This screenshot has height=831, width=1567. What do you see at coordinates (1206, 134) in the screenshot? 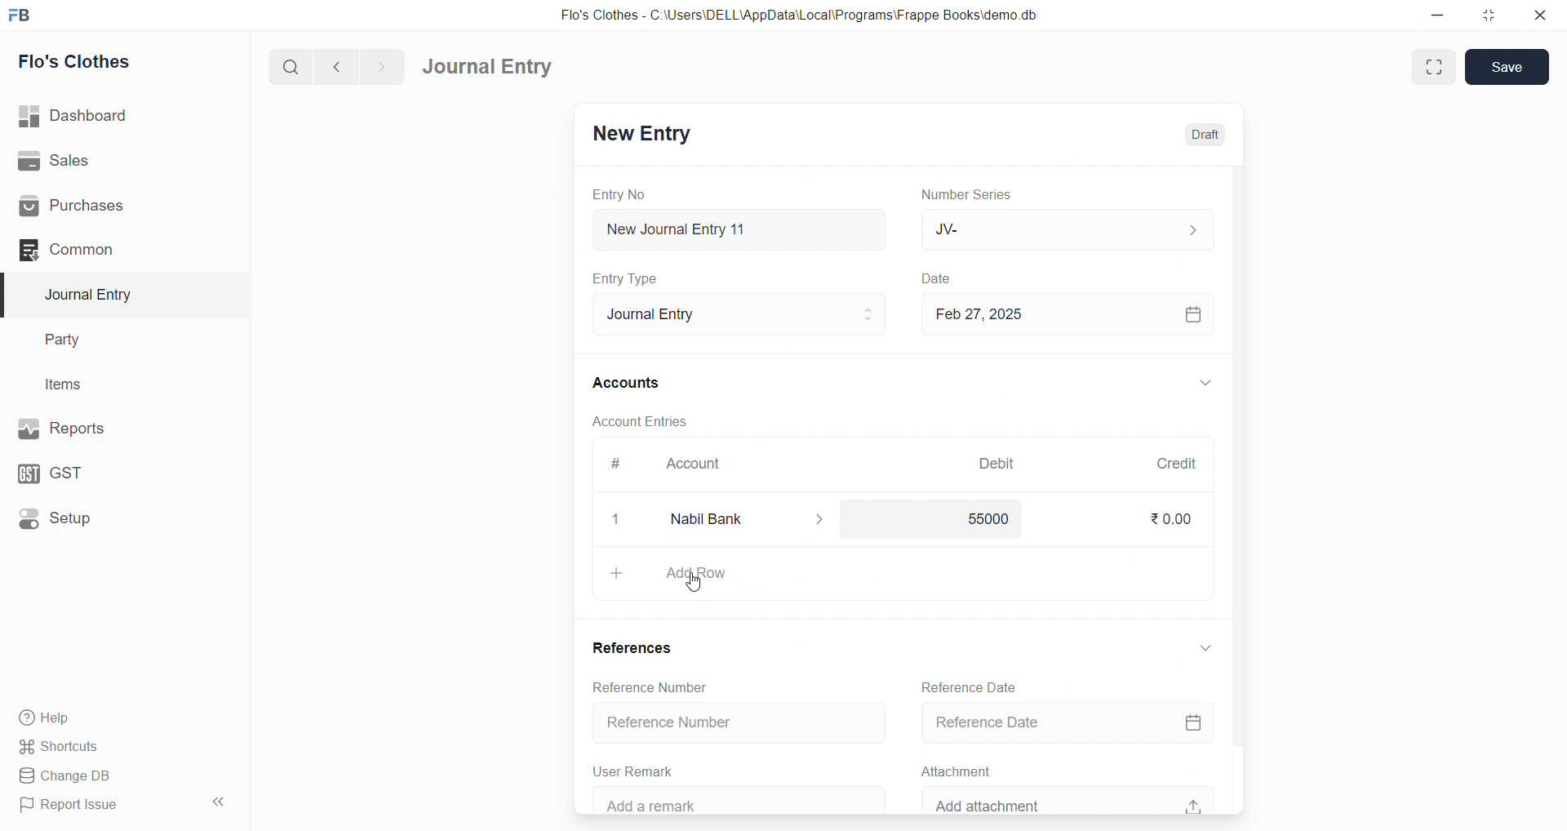
I see `Draft` at bounding box center [1206, 134].